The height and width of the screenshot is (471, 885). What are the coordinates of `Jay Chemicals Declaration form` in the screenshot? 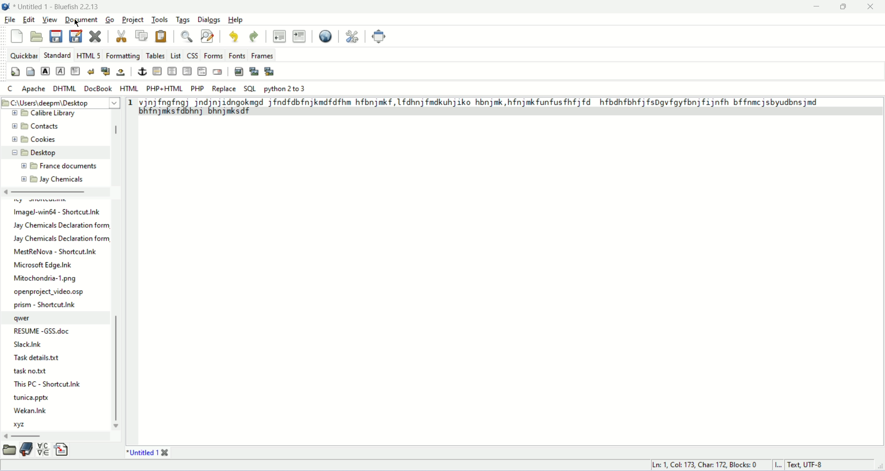 It's located at (59, 225).